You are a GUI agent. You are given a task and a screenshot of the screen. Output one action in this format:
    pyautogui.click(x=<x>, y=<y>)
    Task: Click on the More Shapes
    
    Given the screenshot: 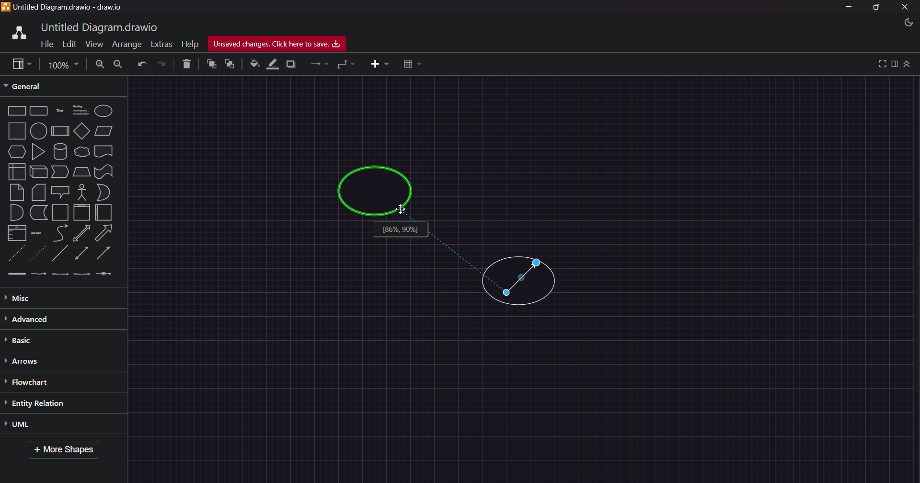 What is the action you would take?
    pyautogui.click(x=67, y=450)
    